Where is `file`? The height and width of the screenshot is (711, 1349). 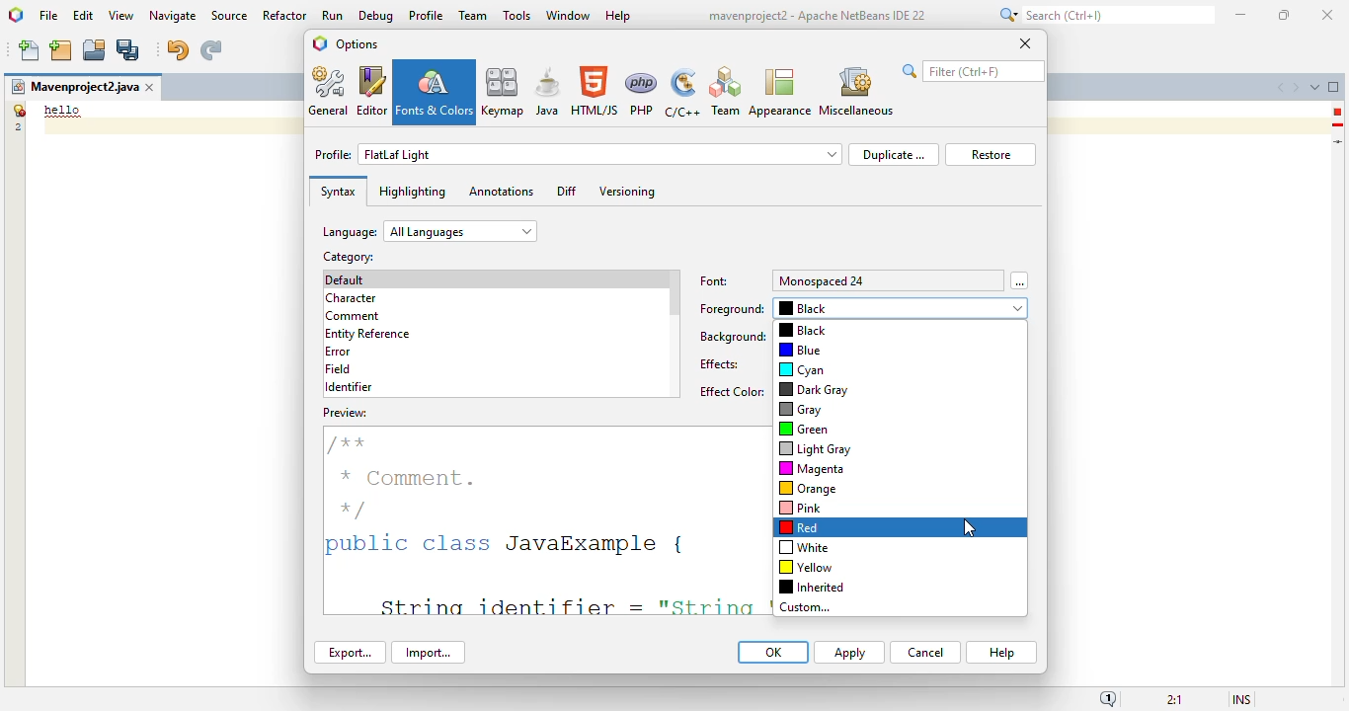
file is located at coordinates (48, 17).